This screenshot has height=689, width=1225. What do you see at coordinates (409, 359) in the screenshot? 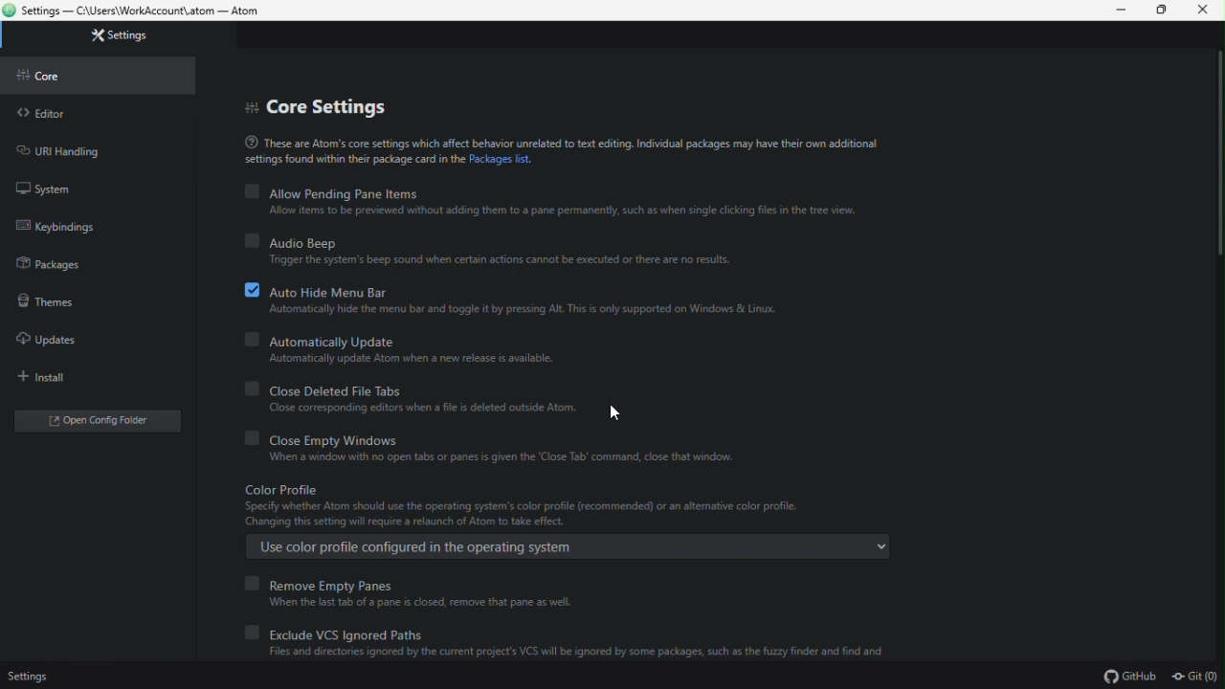
I see `‘Automatically update Atom when a new release is available.` at bounding box center [409, 359].